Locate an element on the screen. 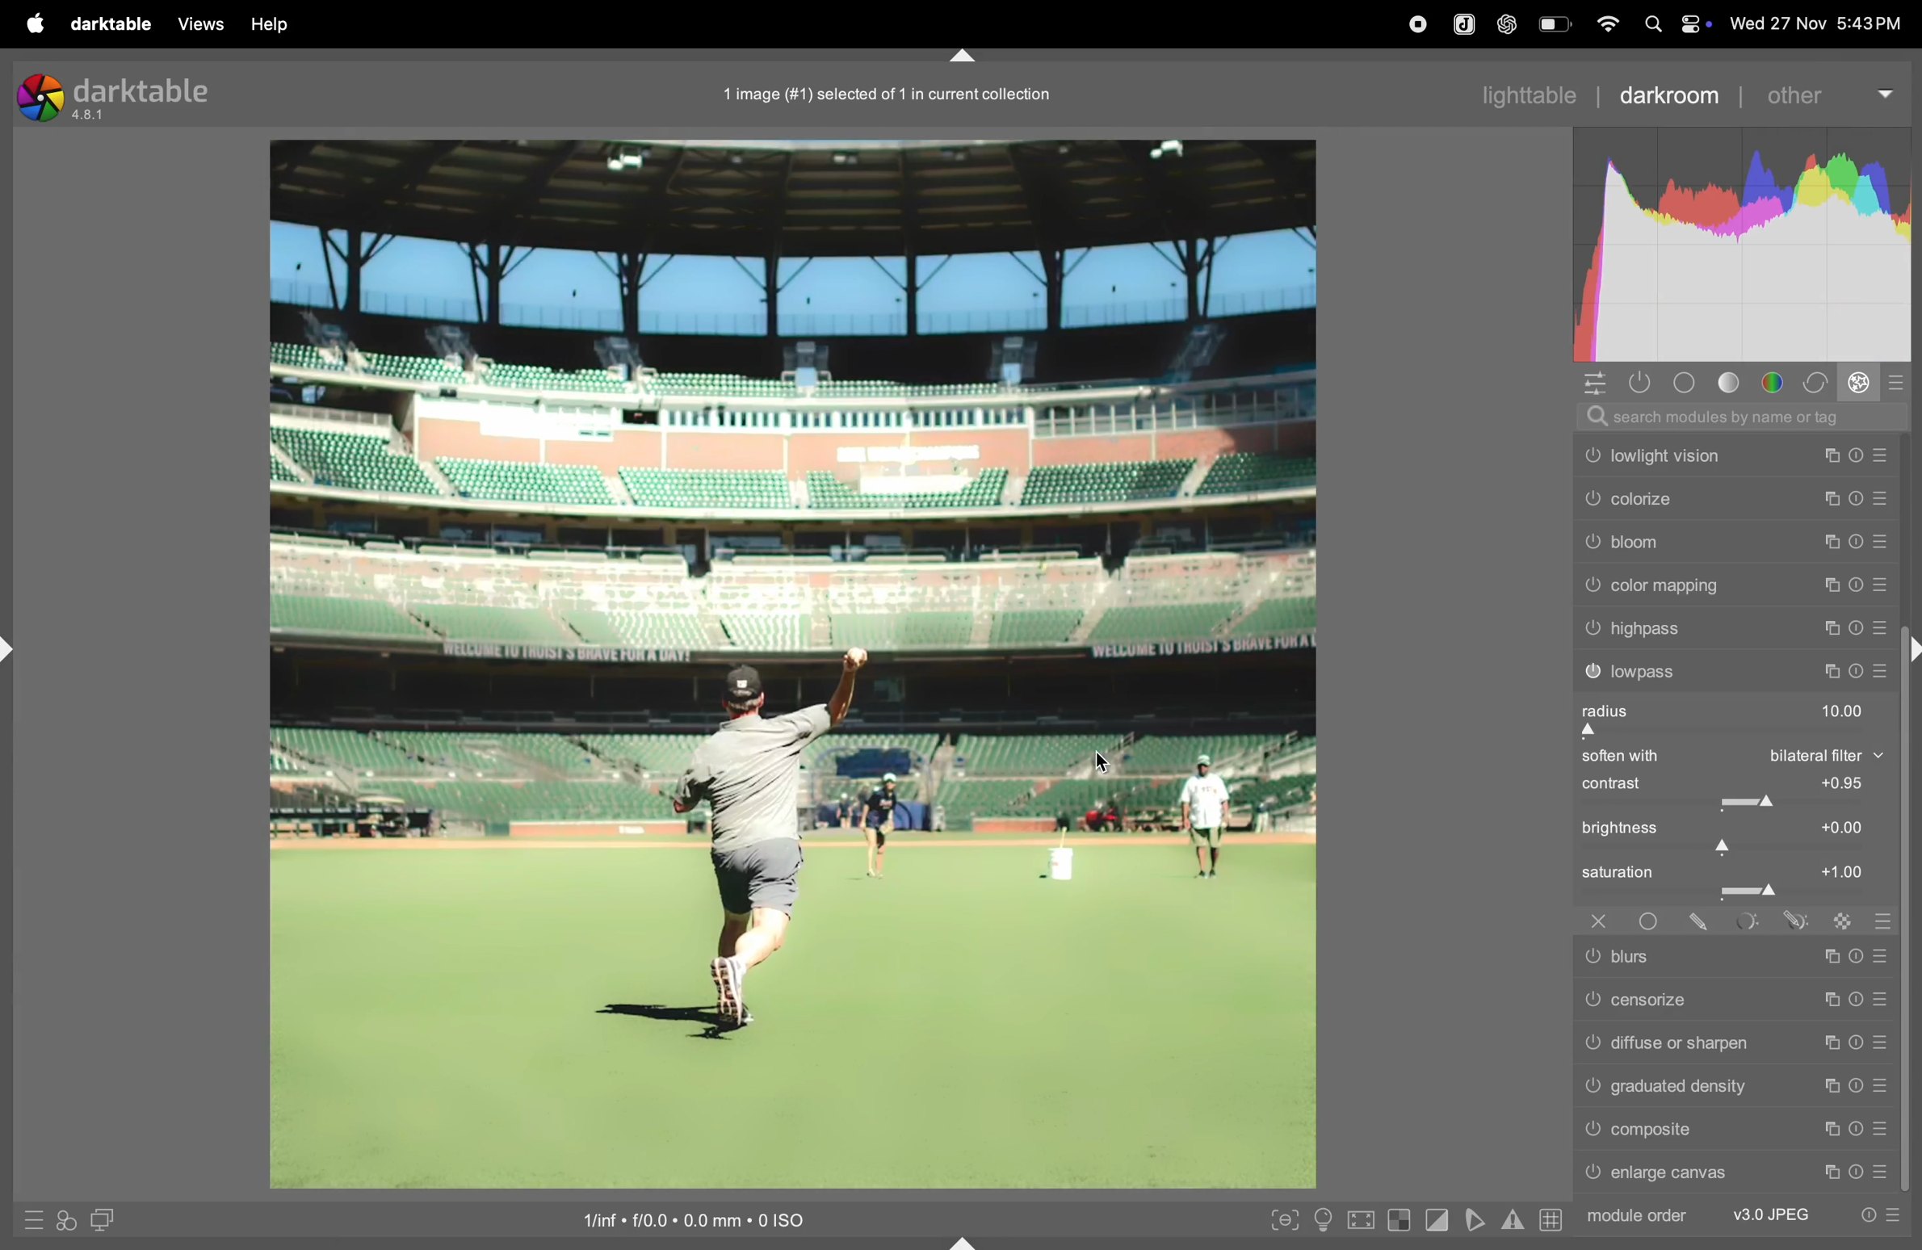 Image resolution: width=1922 pixels, height=1250 pixels. indicators is located at coordinates (1510, 1218).